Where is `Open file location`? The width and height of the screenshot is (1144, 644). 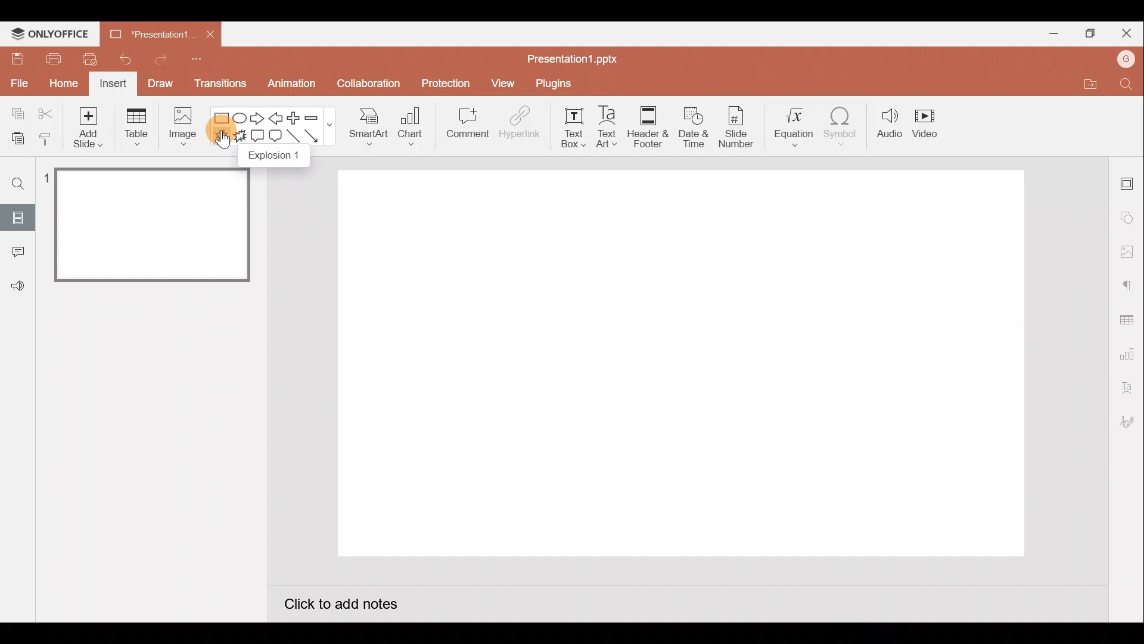 Open file location is located at coordinates (1084, 84).